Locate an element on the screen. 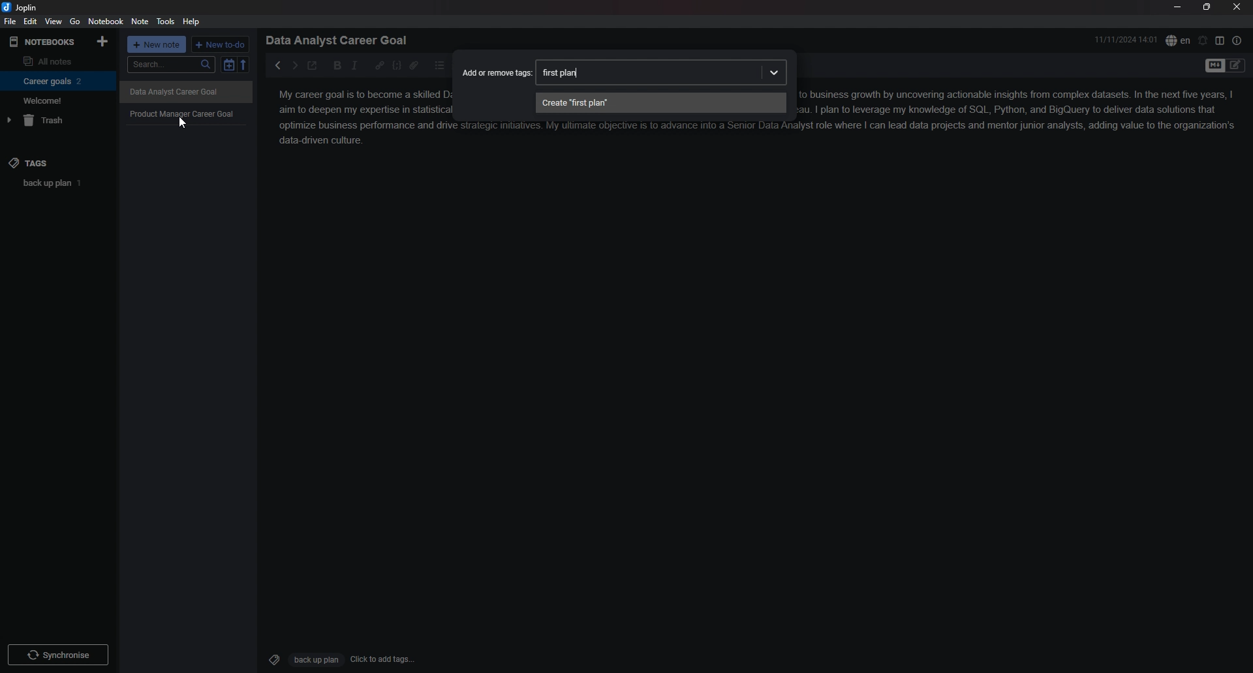  close is located at coordinates (1237, 7).